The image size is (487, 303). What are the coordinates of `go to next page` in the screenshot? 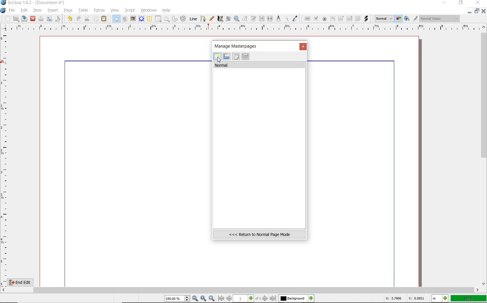 It's located at (266, 298).